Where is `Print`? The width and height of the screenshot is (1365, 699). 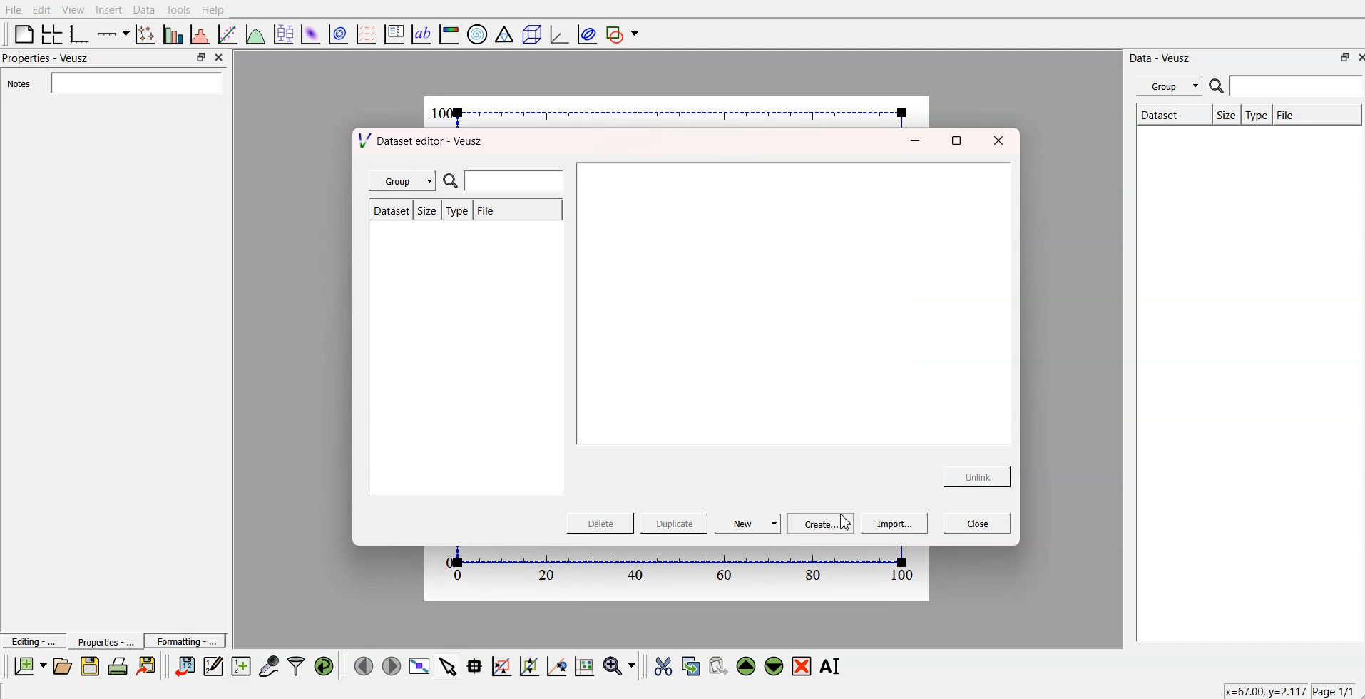
Print is located at coordinates (118, 666).